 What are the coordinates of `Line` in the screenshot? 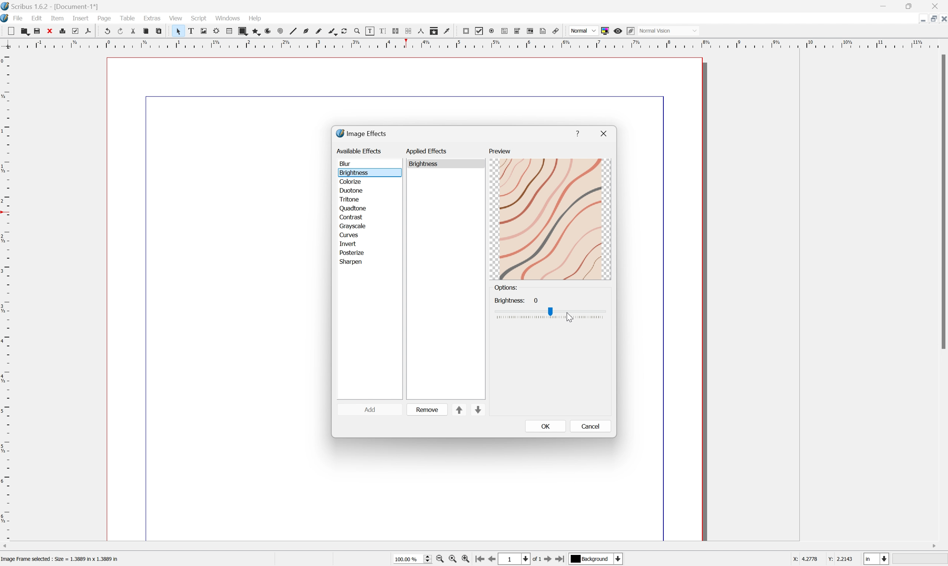 It's located at (295, 30).